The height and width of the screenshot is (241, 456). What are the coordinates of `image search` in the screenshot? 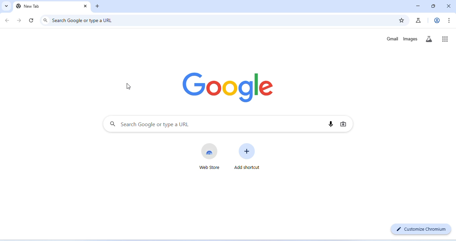 It's located at (343, 124).